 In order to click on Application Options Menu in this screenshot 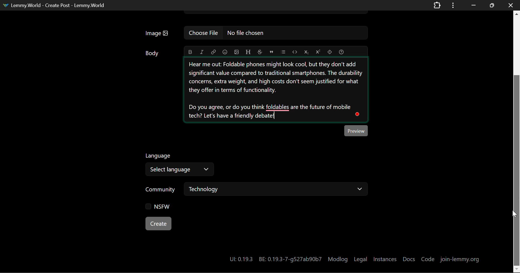, I will do `click(453, 5)`.